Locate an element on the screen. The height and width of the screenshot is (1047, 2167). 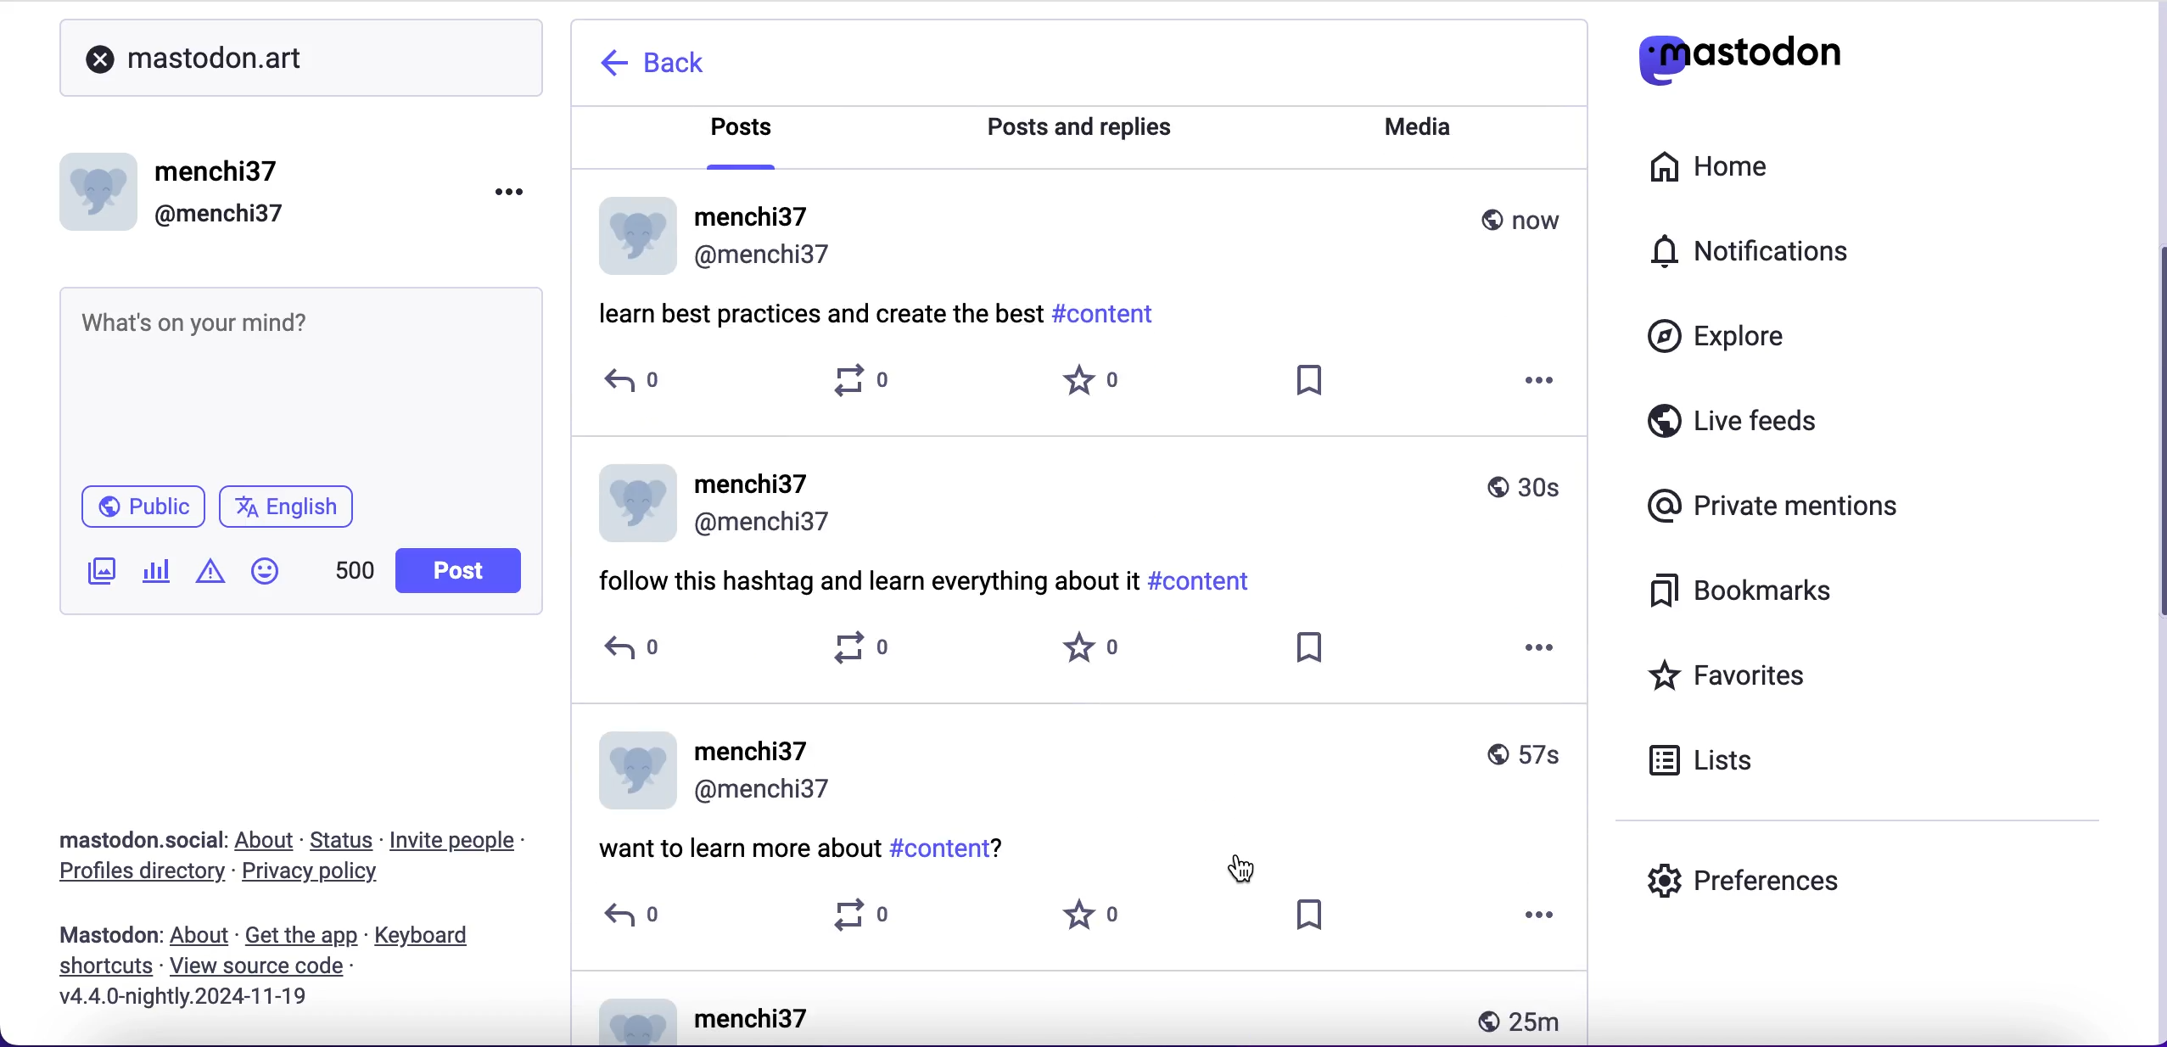
user is located at coordinates (759, 501).